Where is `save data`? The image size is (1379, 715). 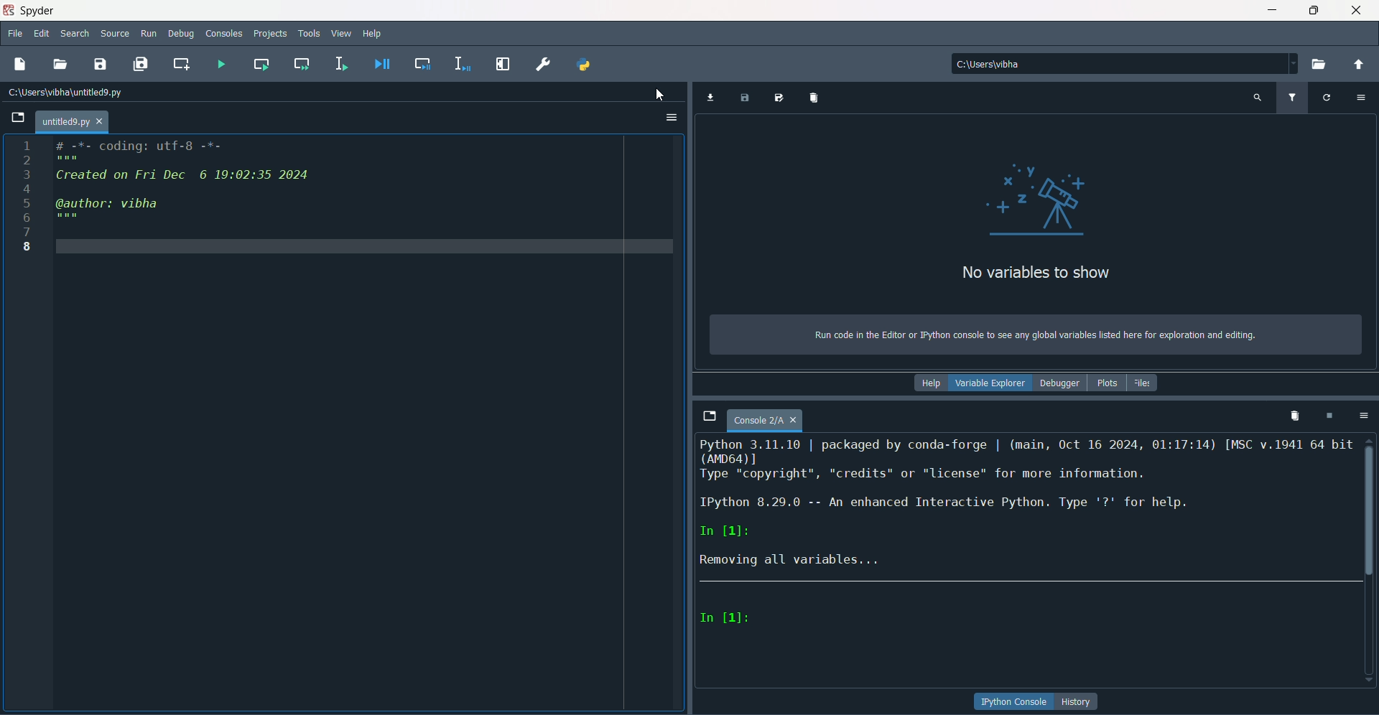
save data is located at coordinates (745, 99).